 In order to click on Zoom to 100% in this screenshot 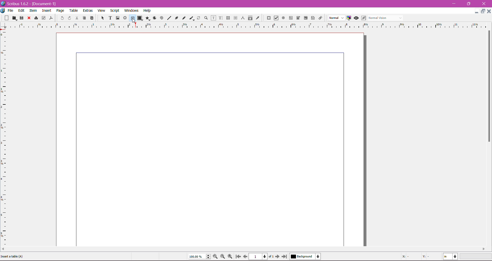, I will do `click(223, 257)`.